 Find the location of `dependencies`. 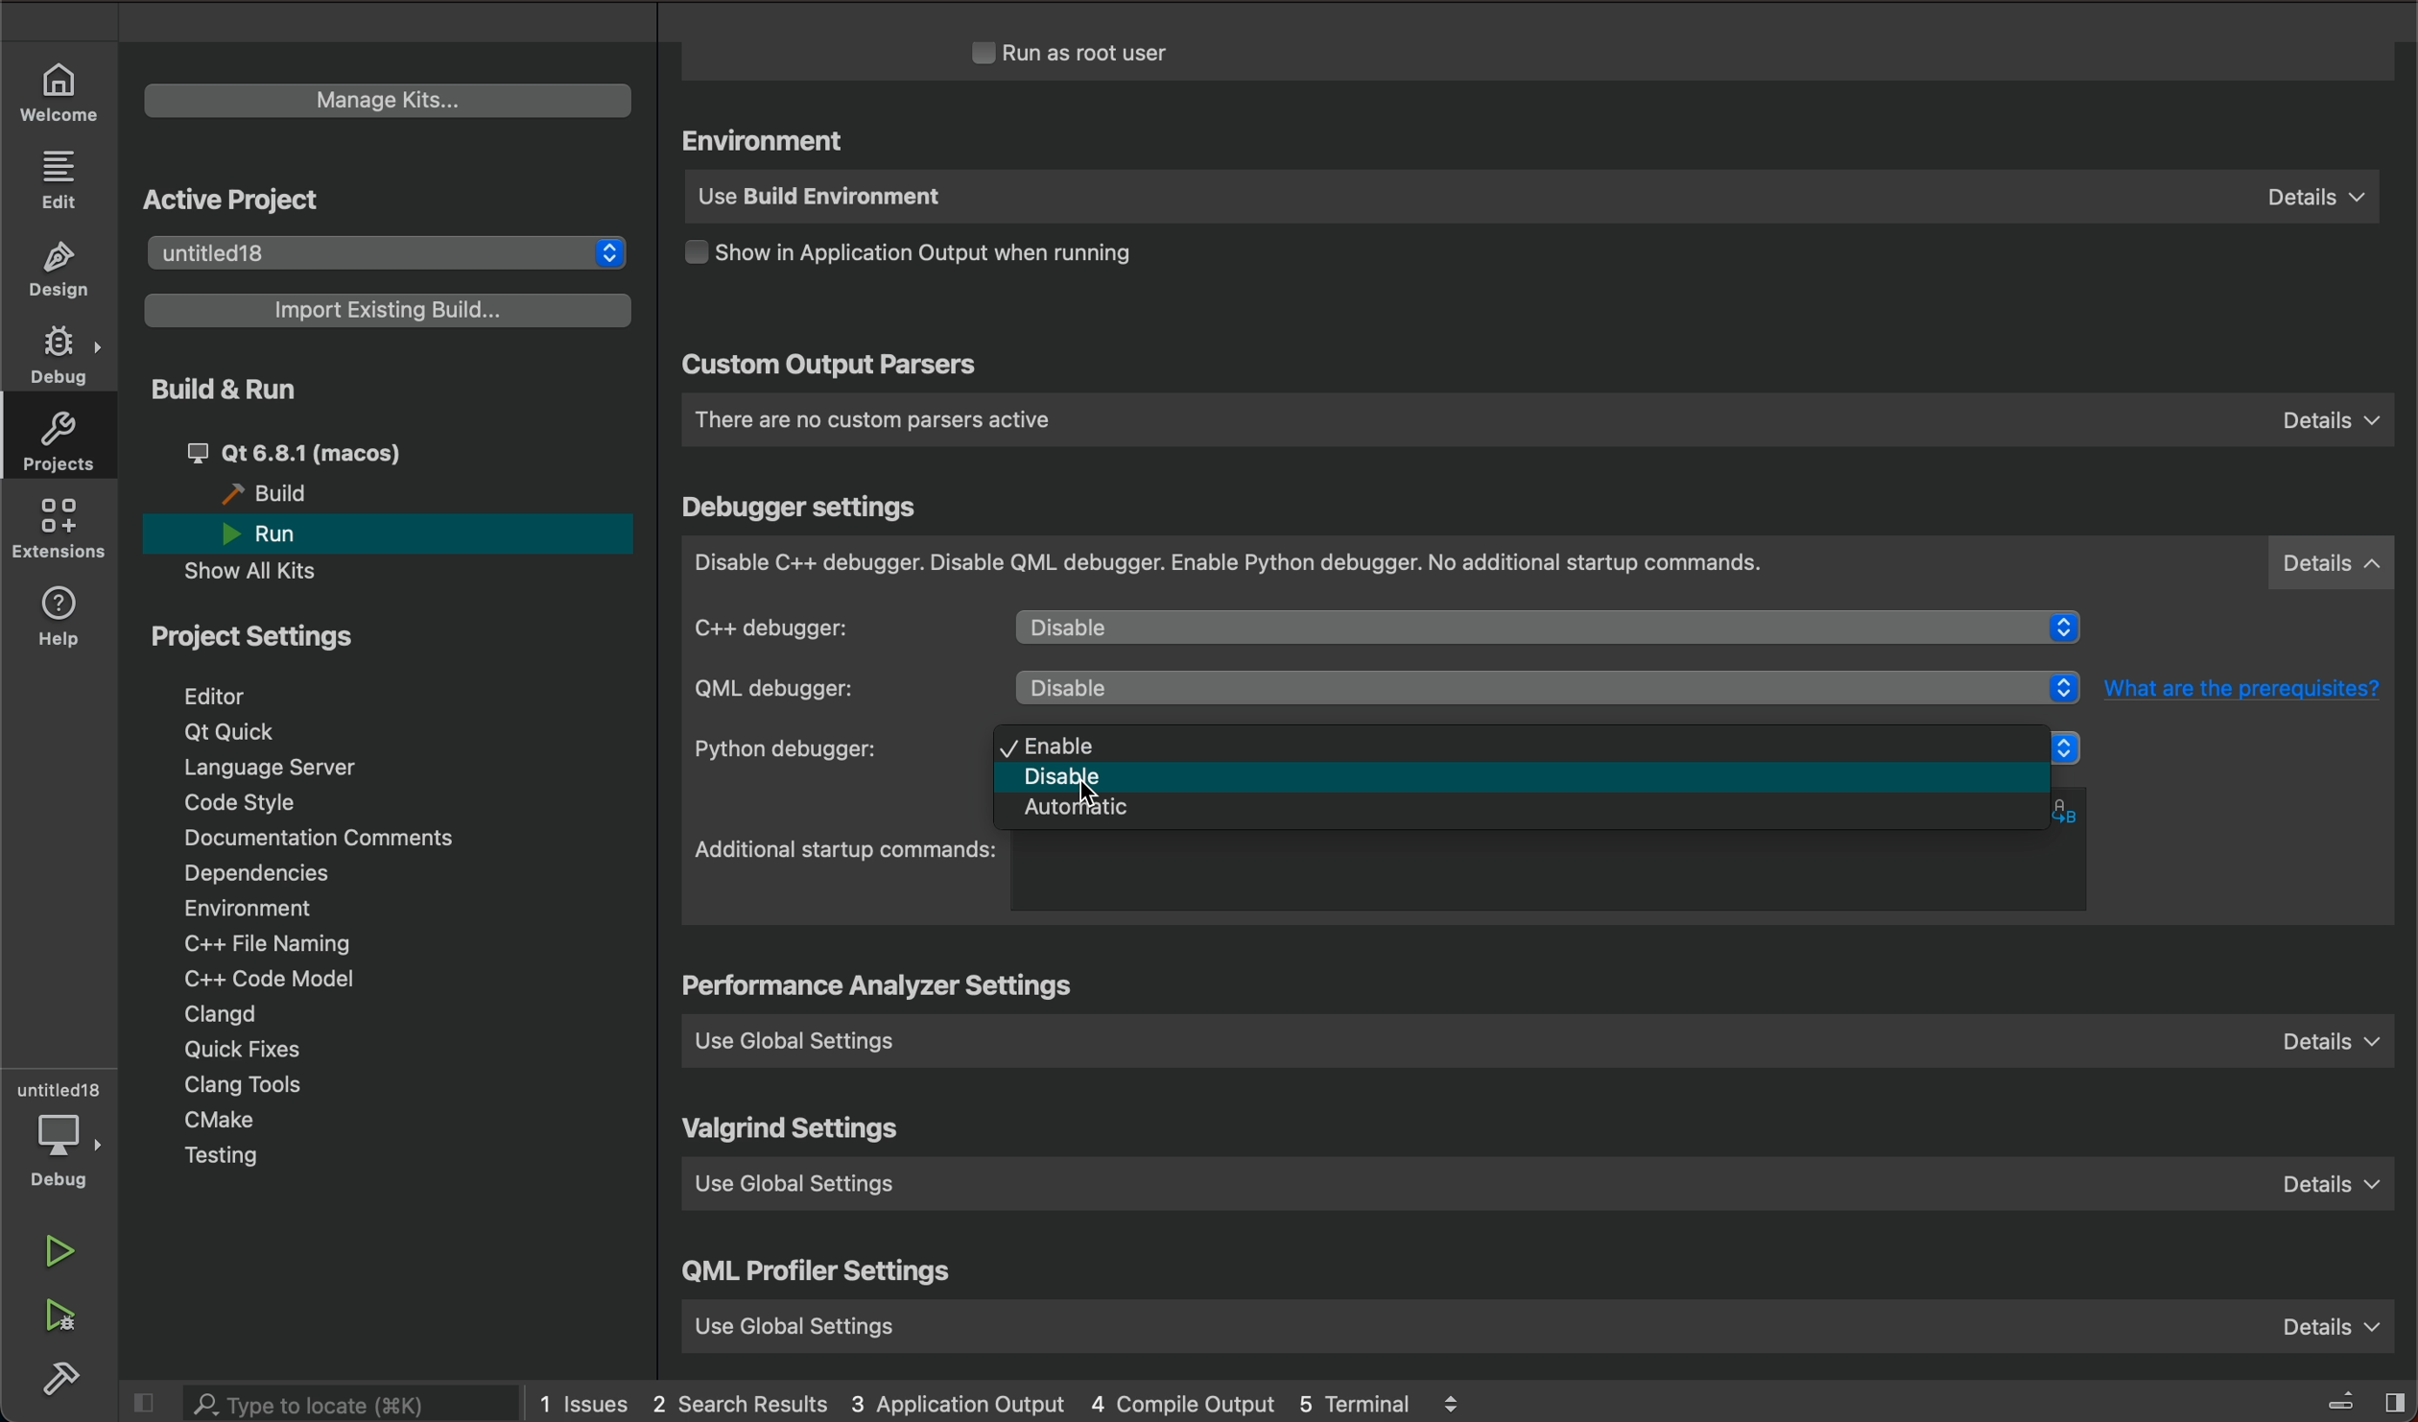

dependencies is located at coordinates (254, 872).